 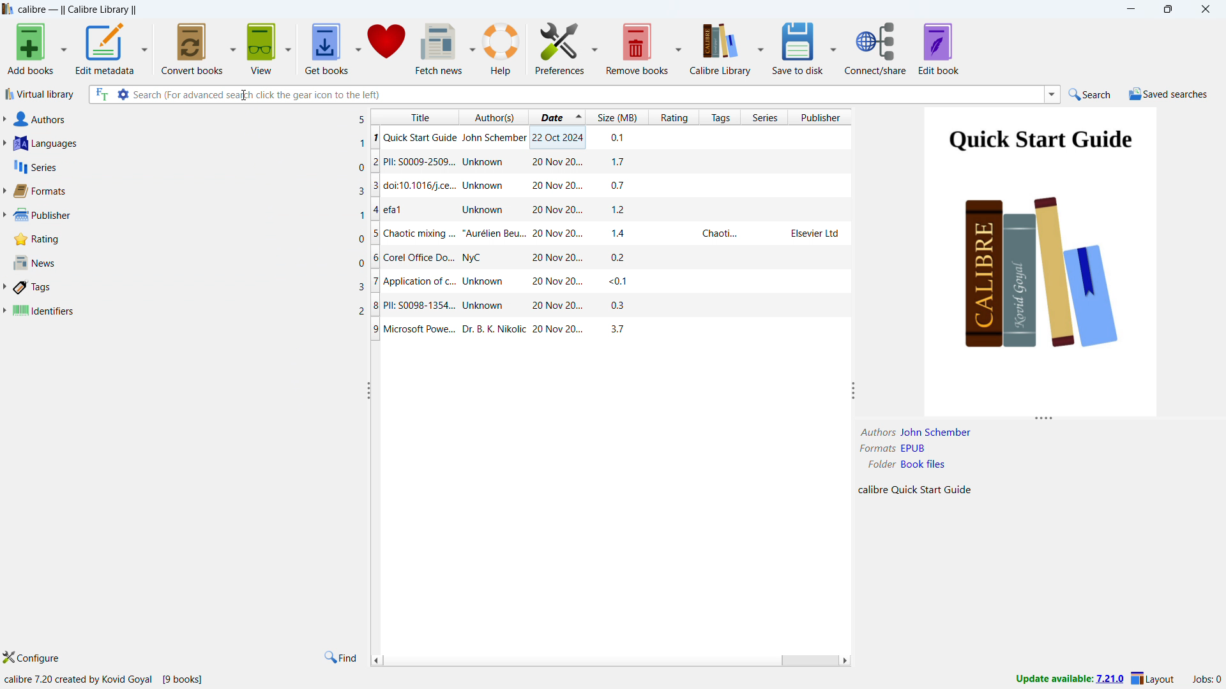 I want to click on resize, so click(x=1045, y=419).